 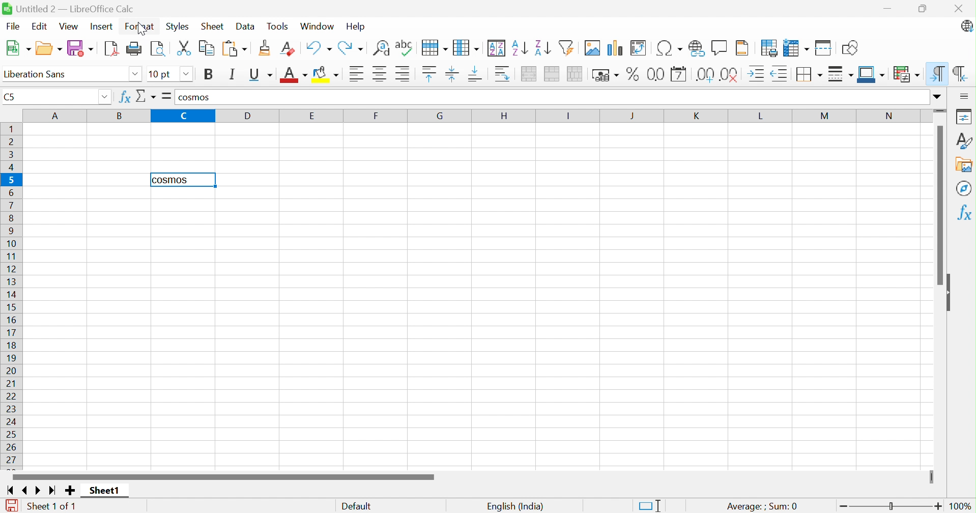 What do you see at coordinates (907, 74) in the screenshot?
I see `Conditional` at bounding box center [907, 74].